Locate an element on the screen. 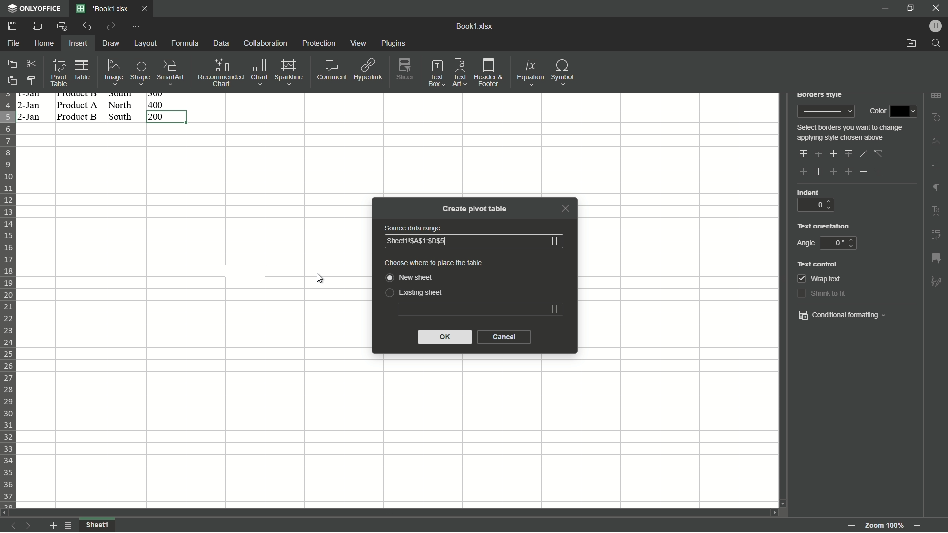 This screenshot has width=948, height=533. Data is located at coordinates (219, 43).